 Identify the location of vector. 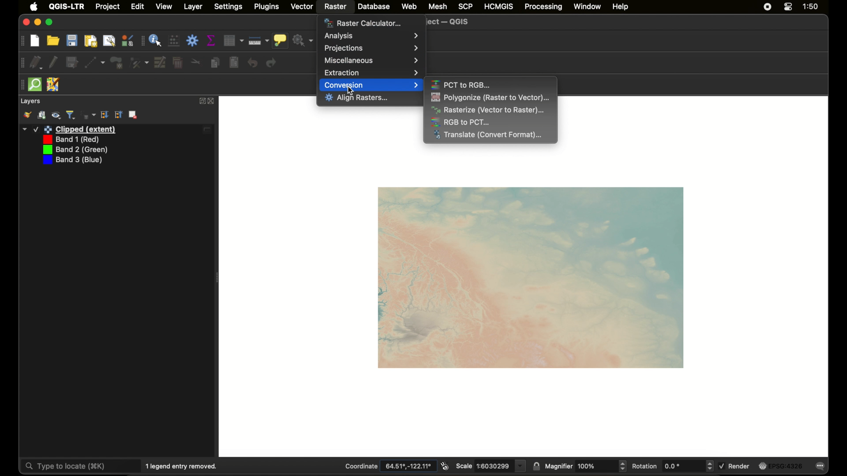
(303, 6).